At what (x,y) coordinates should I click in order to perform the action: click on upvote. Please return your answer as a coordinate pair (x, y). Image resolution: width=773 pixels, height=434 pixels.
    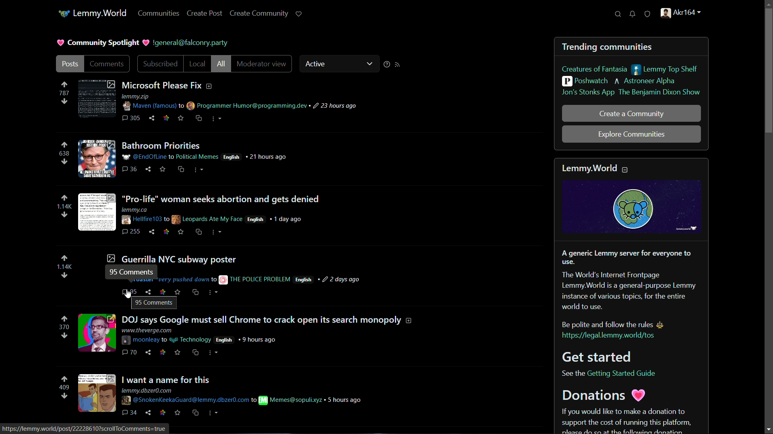
    Looking at the image, I should click on (64, 144).